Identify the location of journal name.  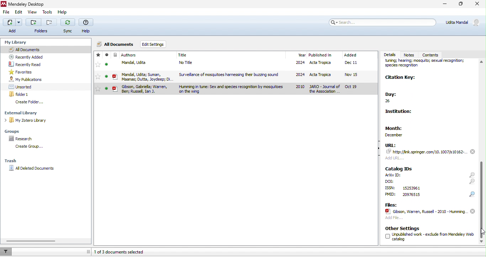
(427, 66).